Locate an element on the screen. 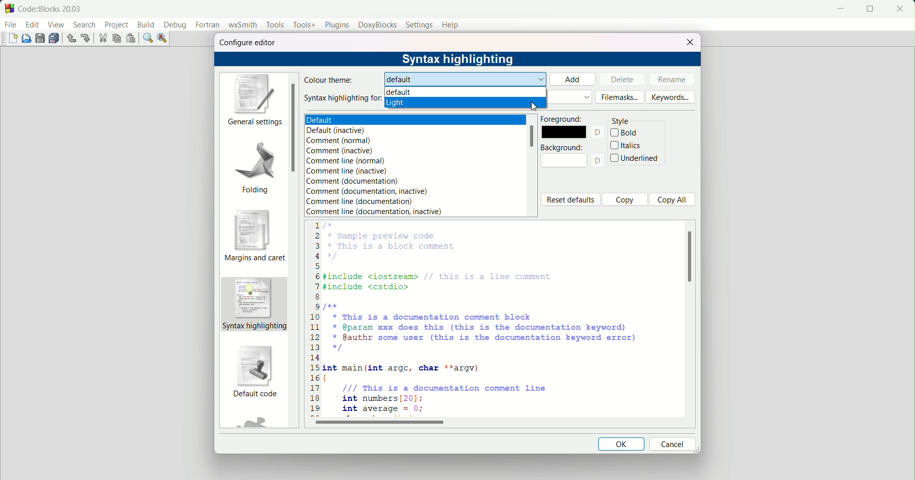 The height and width of the screenshot is (480, 915). settings is located at coordinates (419, 25).